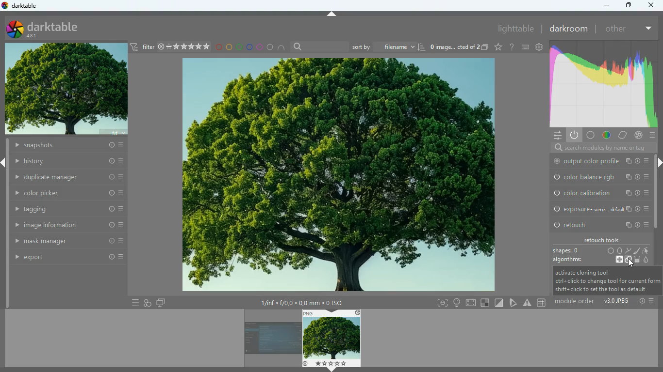  I want to click on keyboard, so click(525, 48).